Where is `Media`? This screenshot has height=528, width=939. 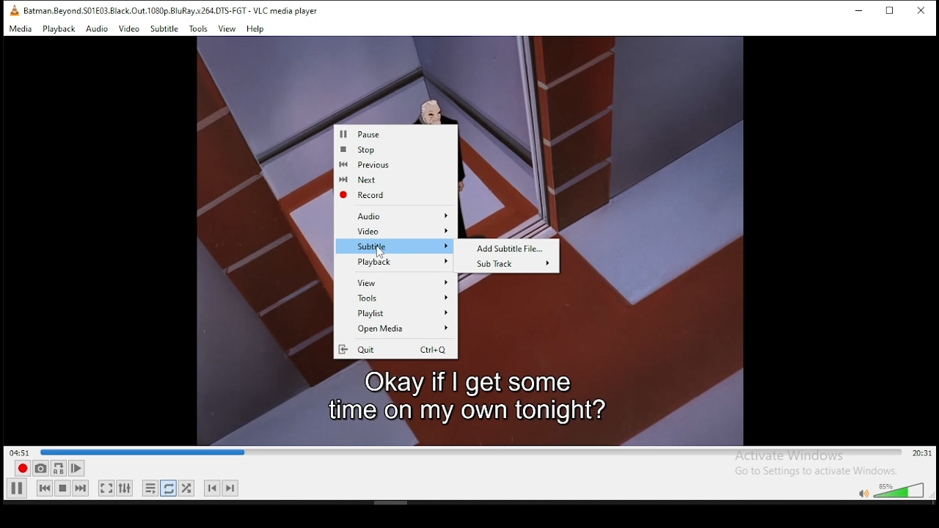
Media is located at coordinates (21, 29).